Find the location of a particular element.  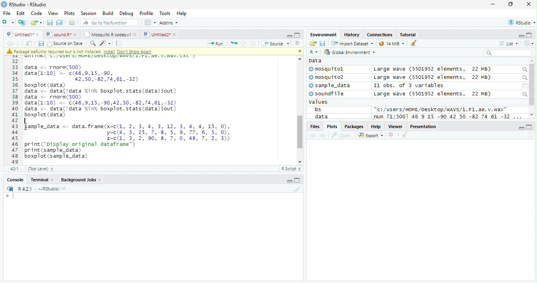

Save all the open documents is located at coordinates (60, 23).